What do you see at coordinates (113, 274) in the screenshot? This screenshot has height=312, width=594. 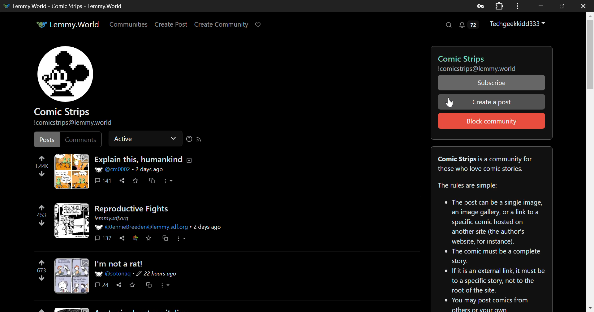 I see `@sotonaq` at bounding box center [113, 274].